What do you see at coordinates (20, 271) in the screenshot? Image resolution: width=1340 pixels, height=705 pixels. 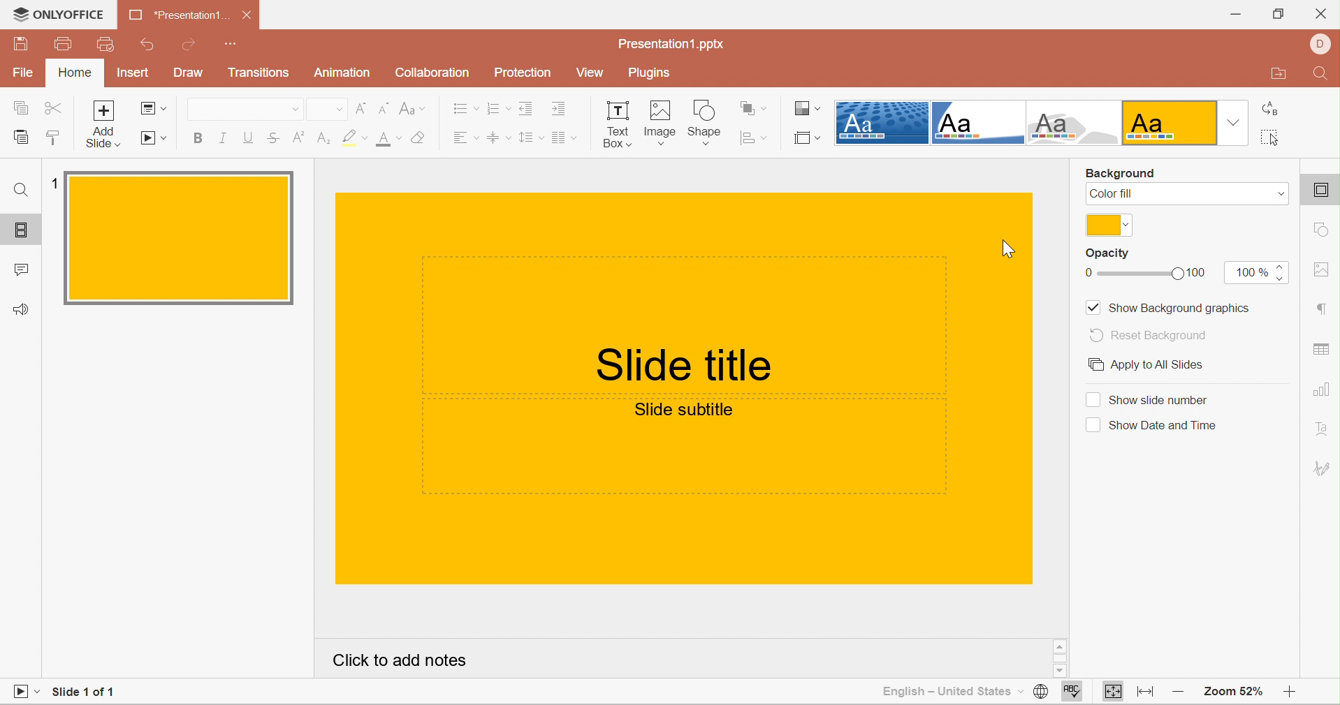 I see `Comments` at bounding box center [20, 271].